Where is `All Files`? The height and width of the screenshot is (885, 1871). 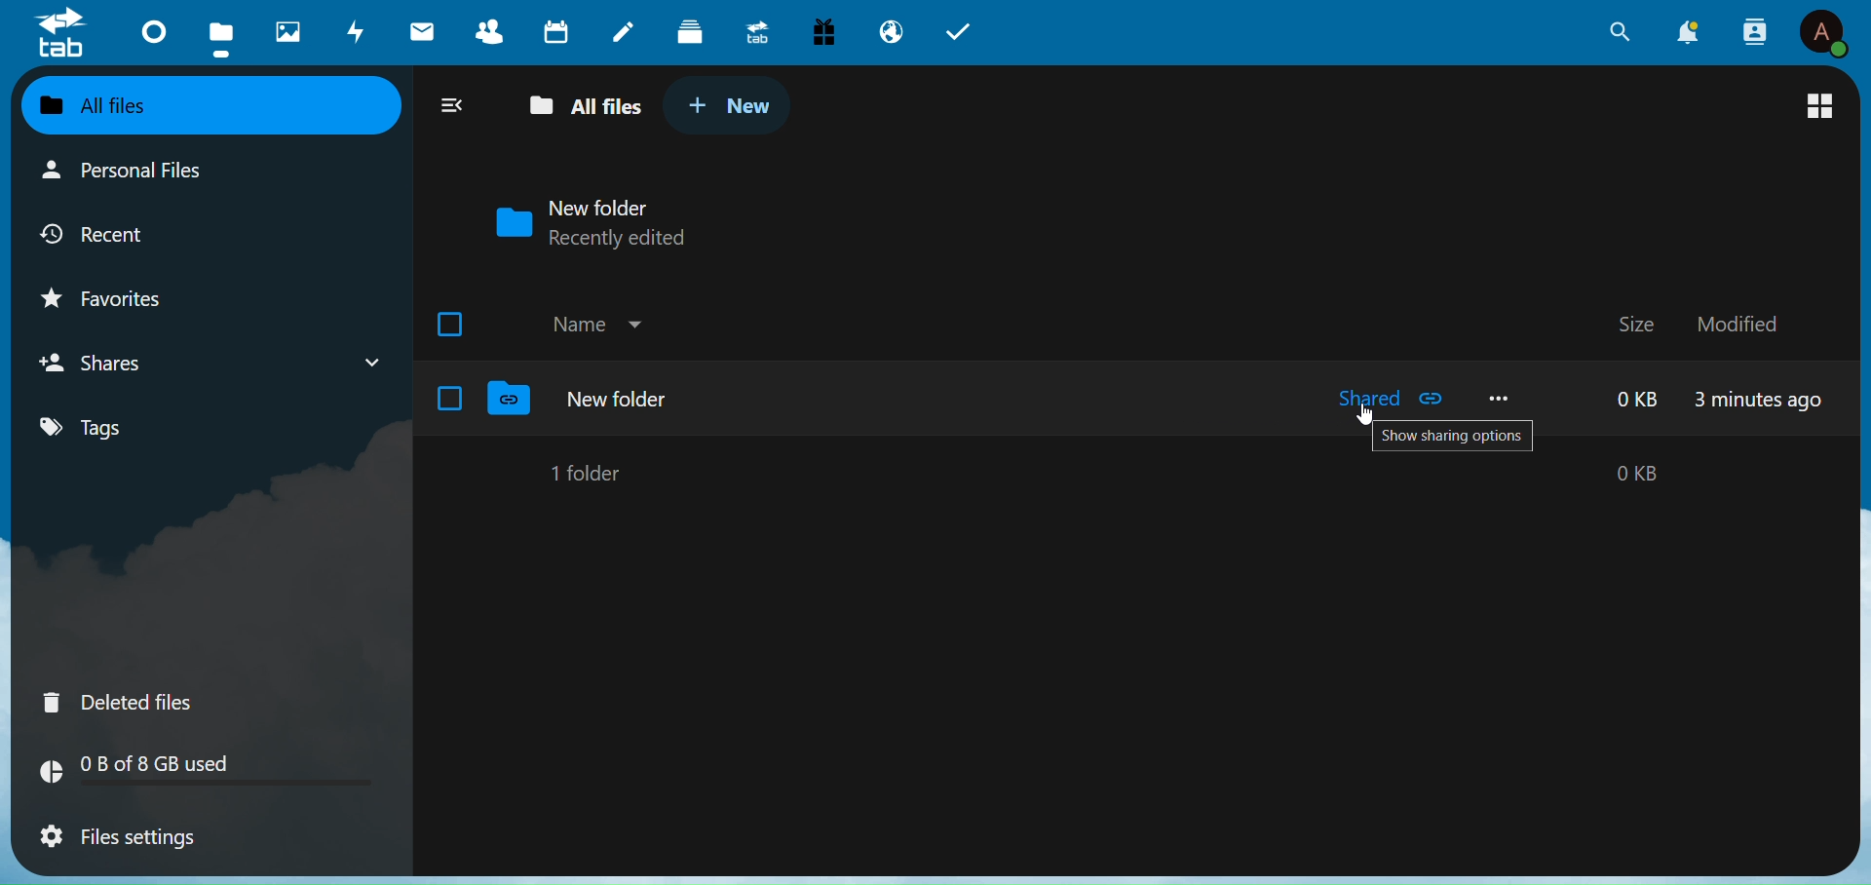
All Files is located at coordinates (127, 105).